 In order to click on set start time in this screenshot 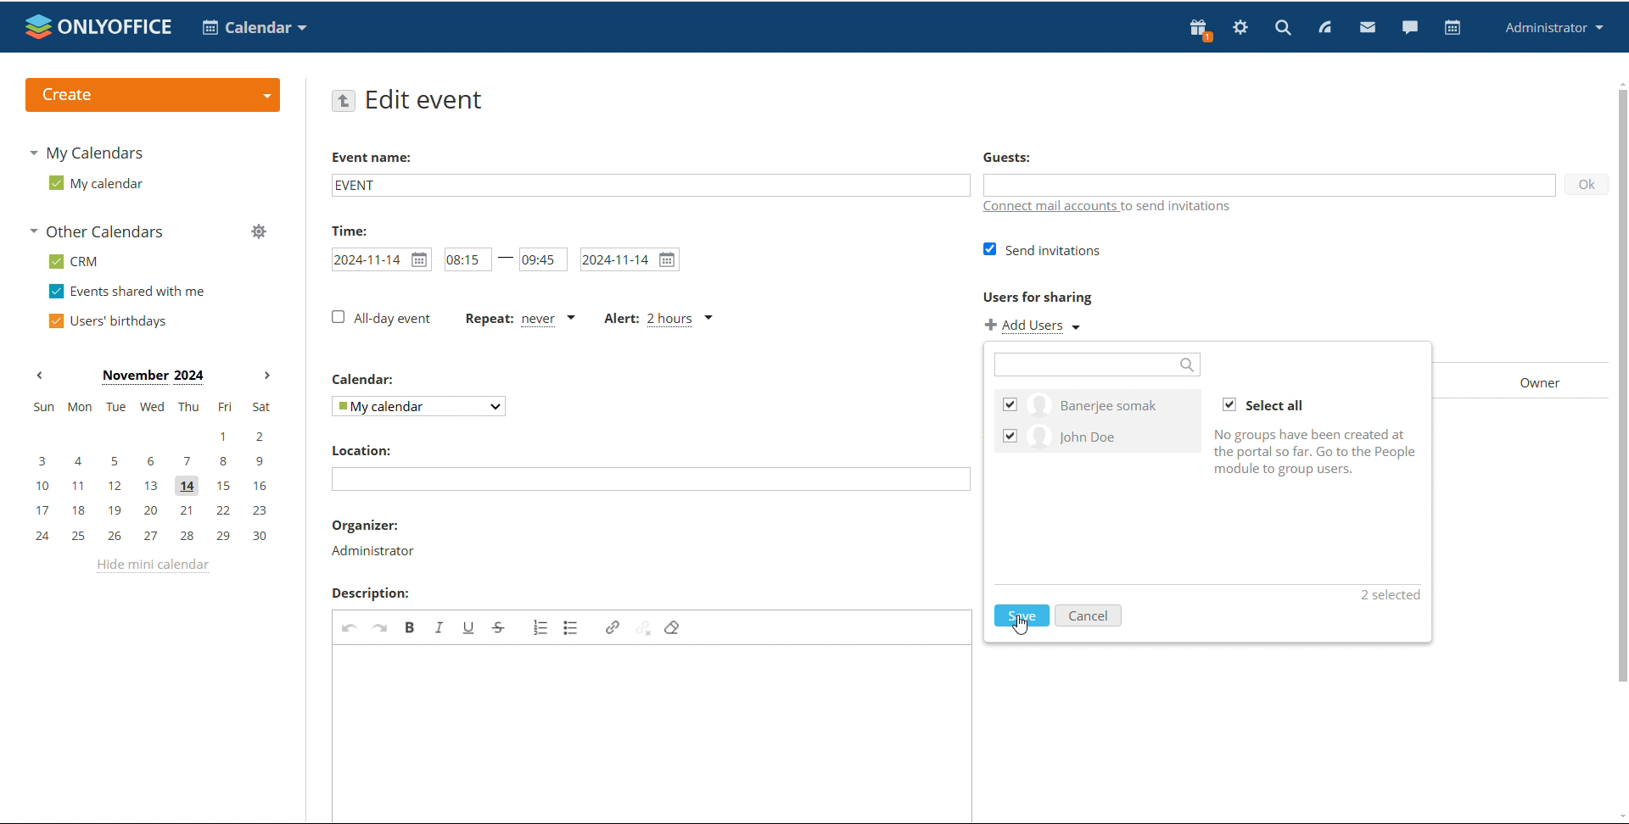, I will do `click(468, 259)`.